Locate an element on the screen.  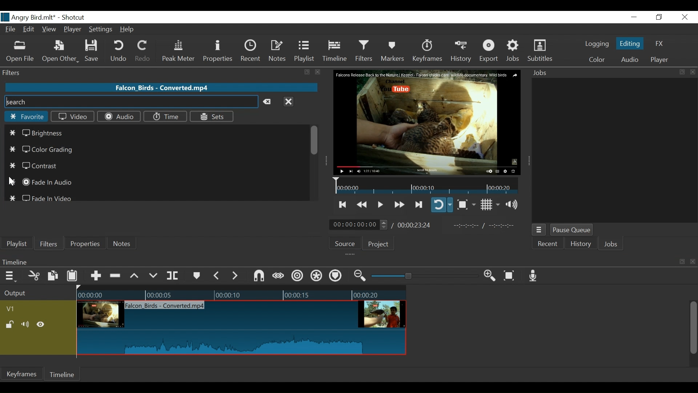
Scrub while dragging is located at coordinates (280, 277).